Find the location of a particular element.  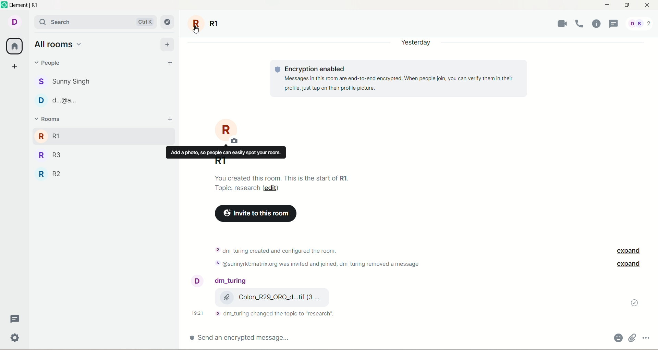

emoji is located at coordinates (614, 337).